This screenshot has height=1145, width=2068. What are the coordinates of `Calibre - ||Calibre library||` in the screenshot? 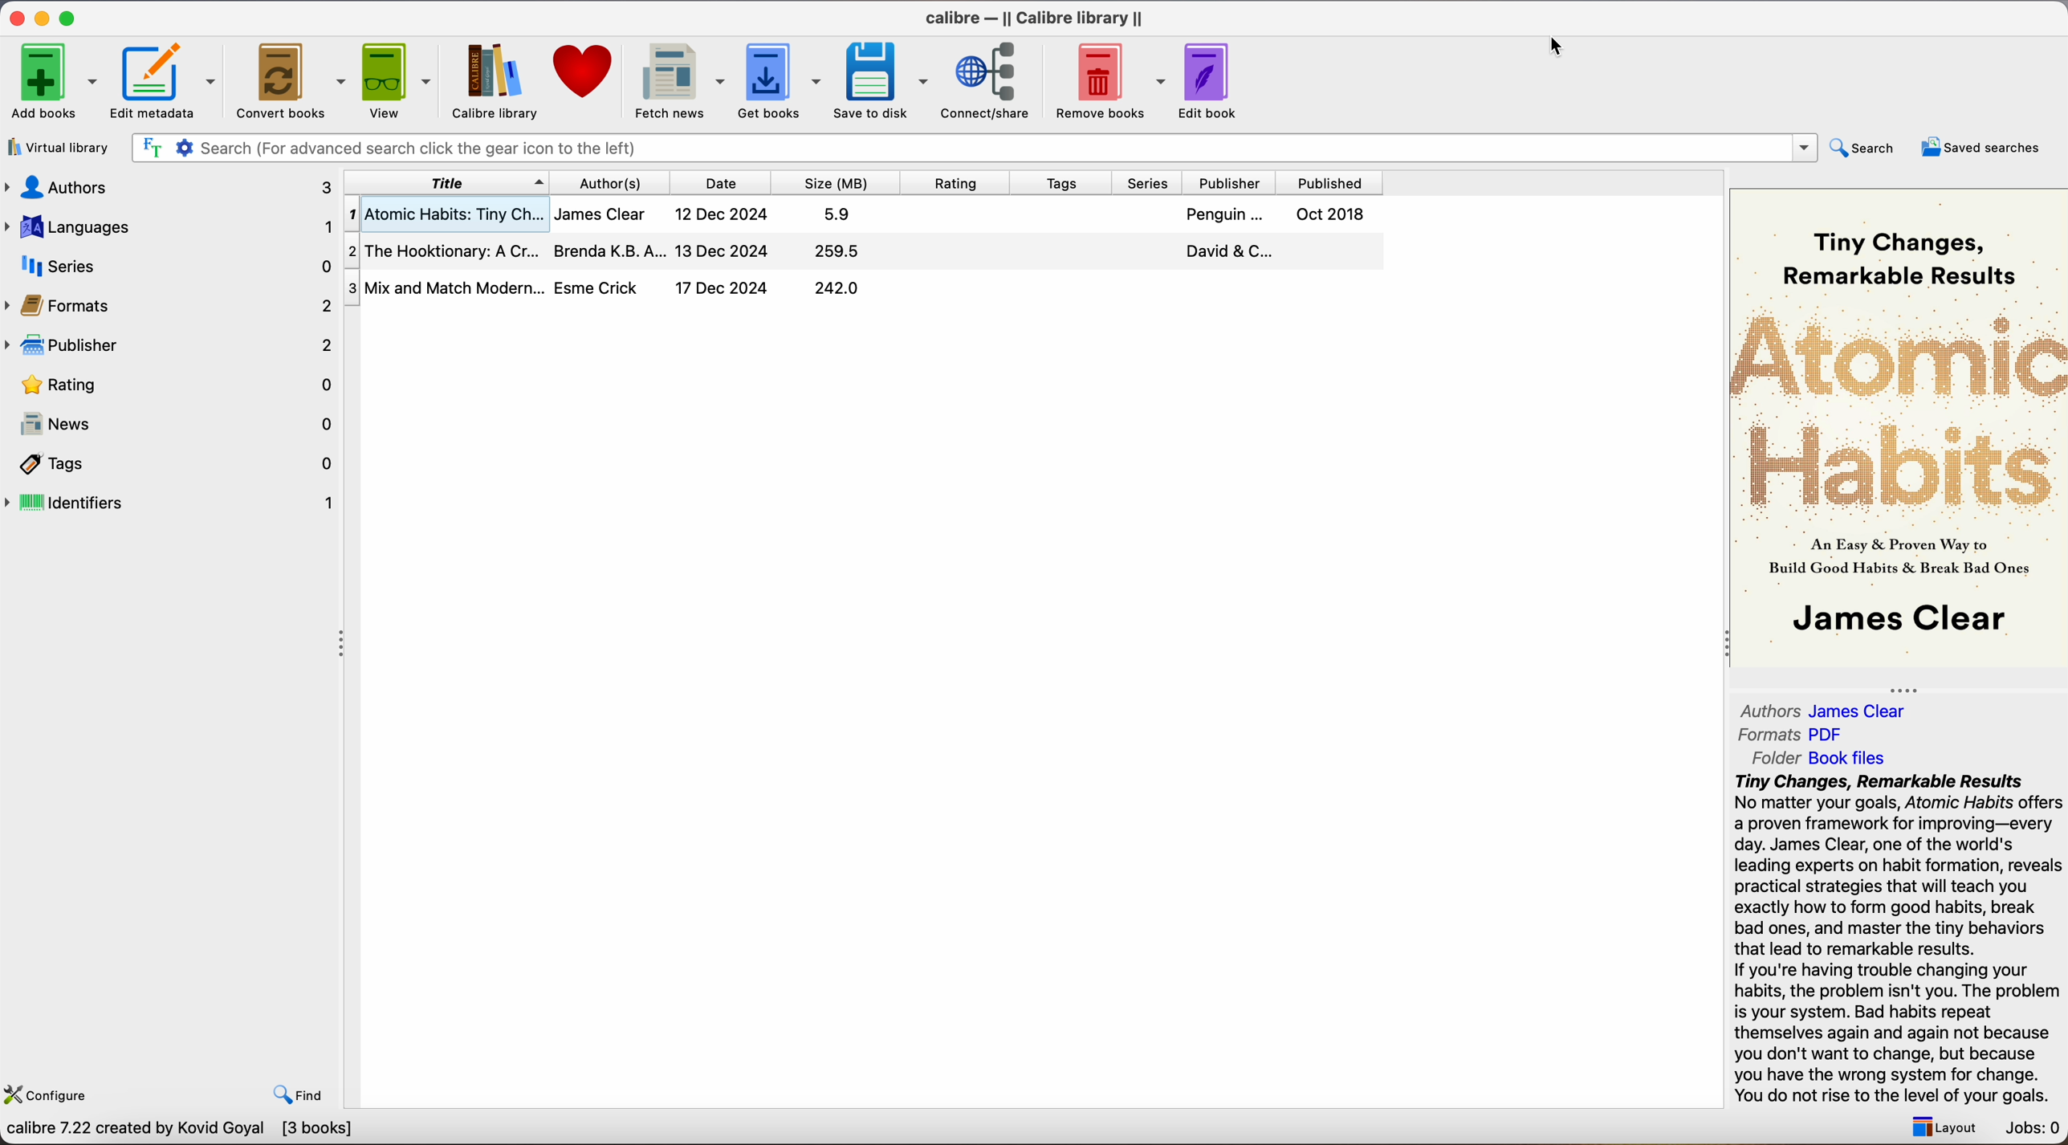 It's located at (1034, 18).